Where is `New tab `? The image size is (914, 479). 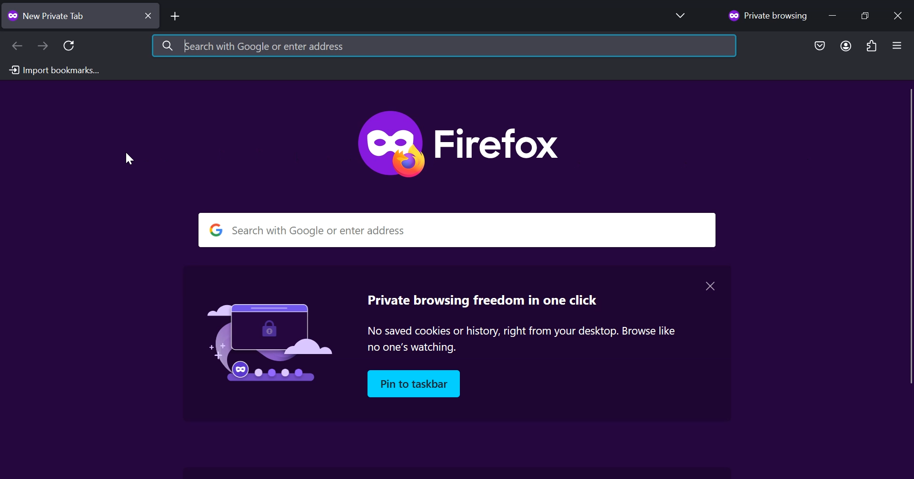 New tab  is located at coordinates (66, 16).